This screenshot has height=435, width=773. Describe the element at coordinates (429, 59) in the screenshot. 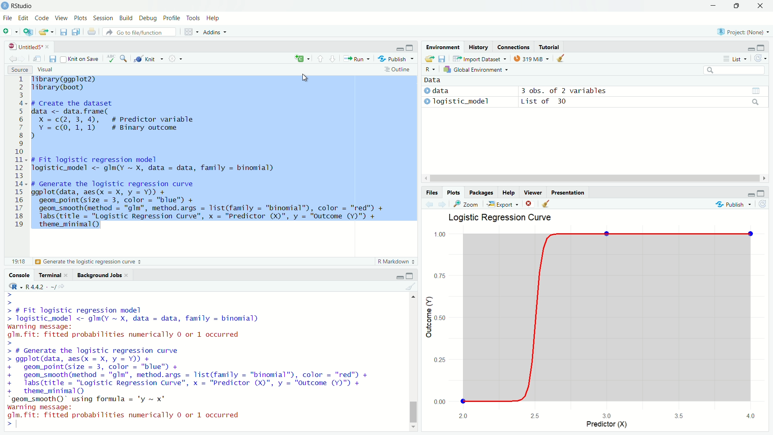

I see `Load workspace` at that location.